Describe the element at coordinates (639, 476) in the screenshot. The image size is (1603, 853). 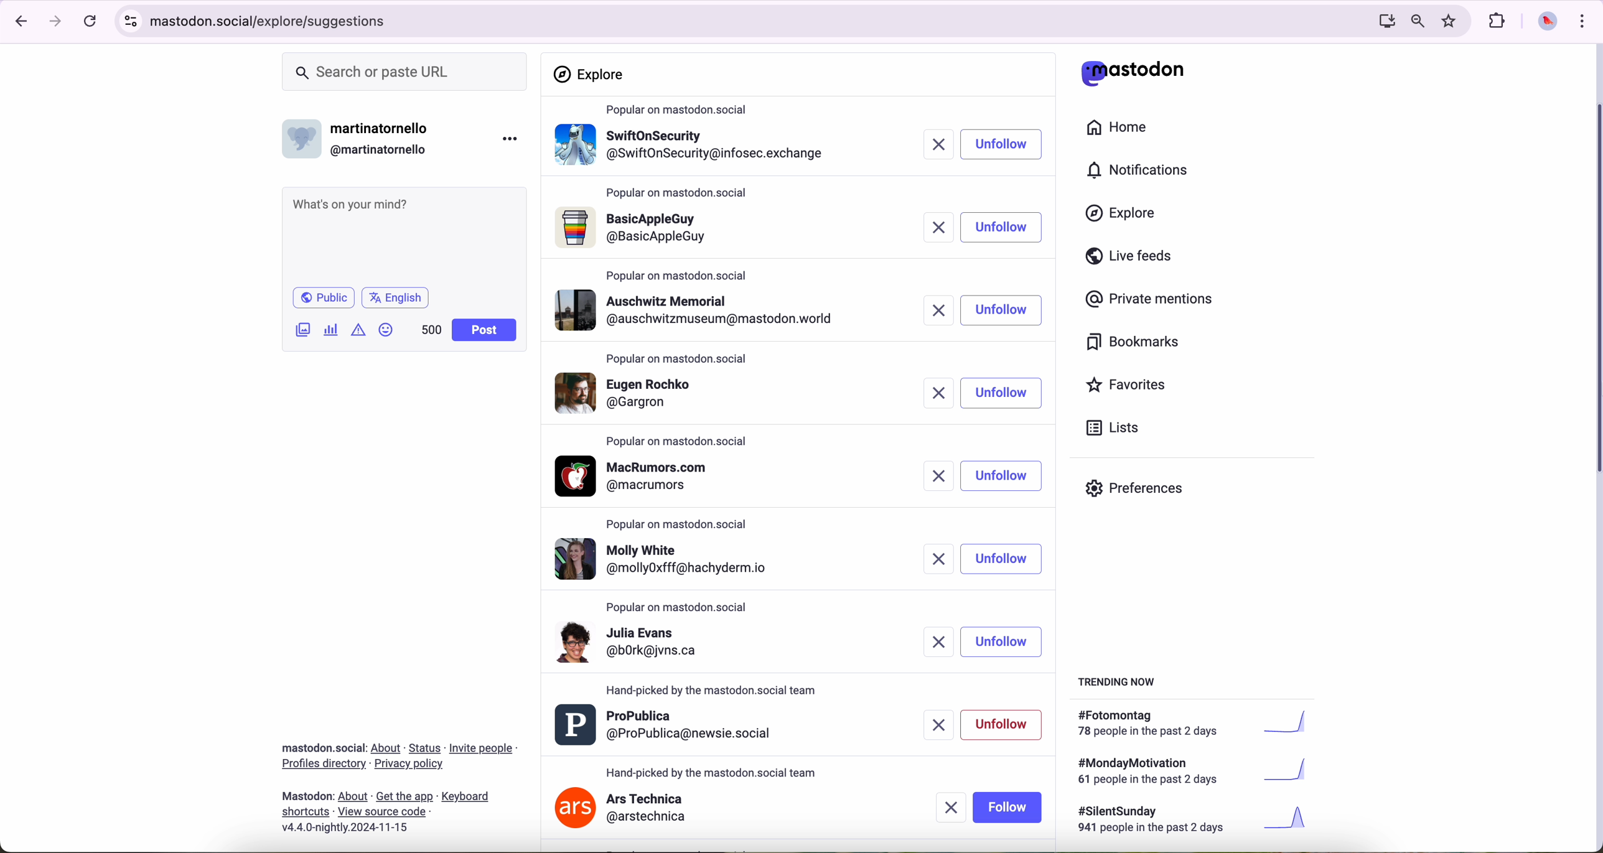
I see `profile` at that location.